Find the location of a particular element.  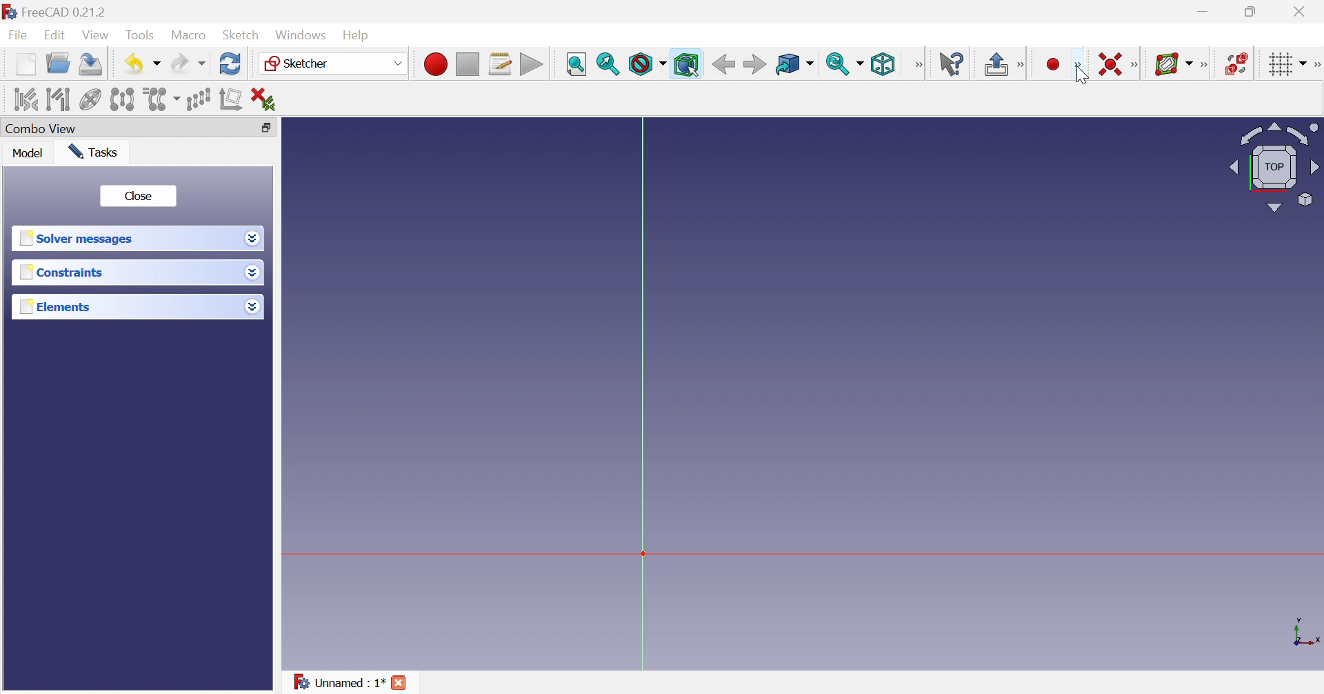

New is located at coordinates (26, 63).